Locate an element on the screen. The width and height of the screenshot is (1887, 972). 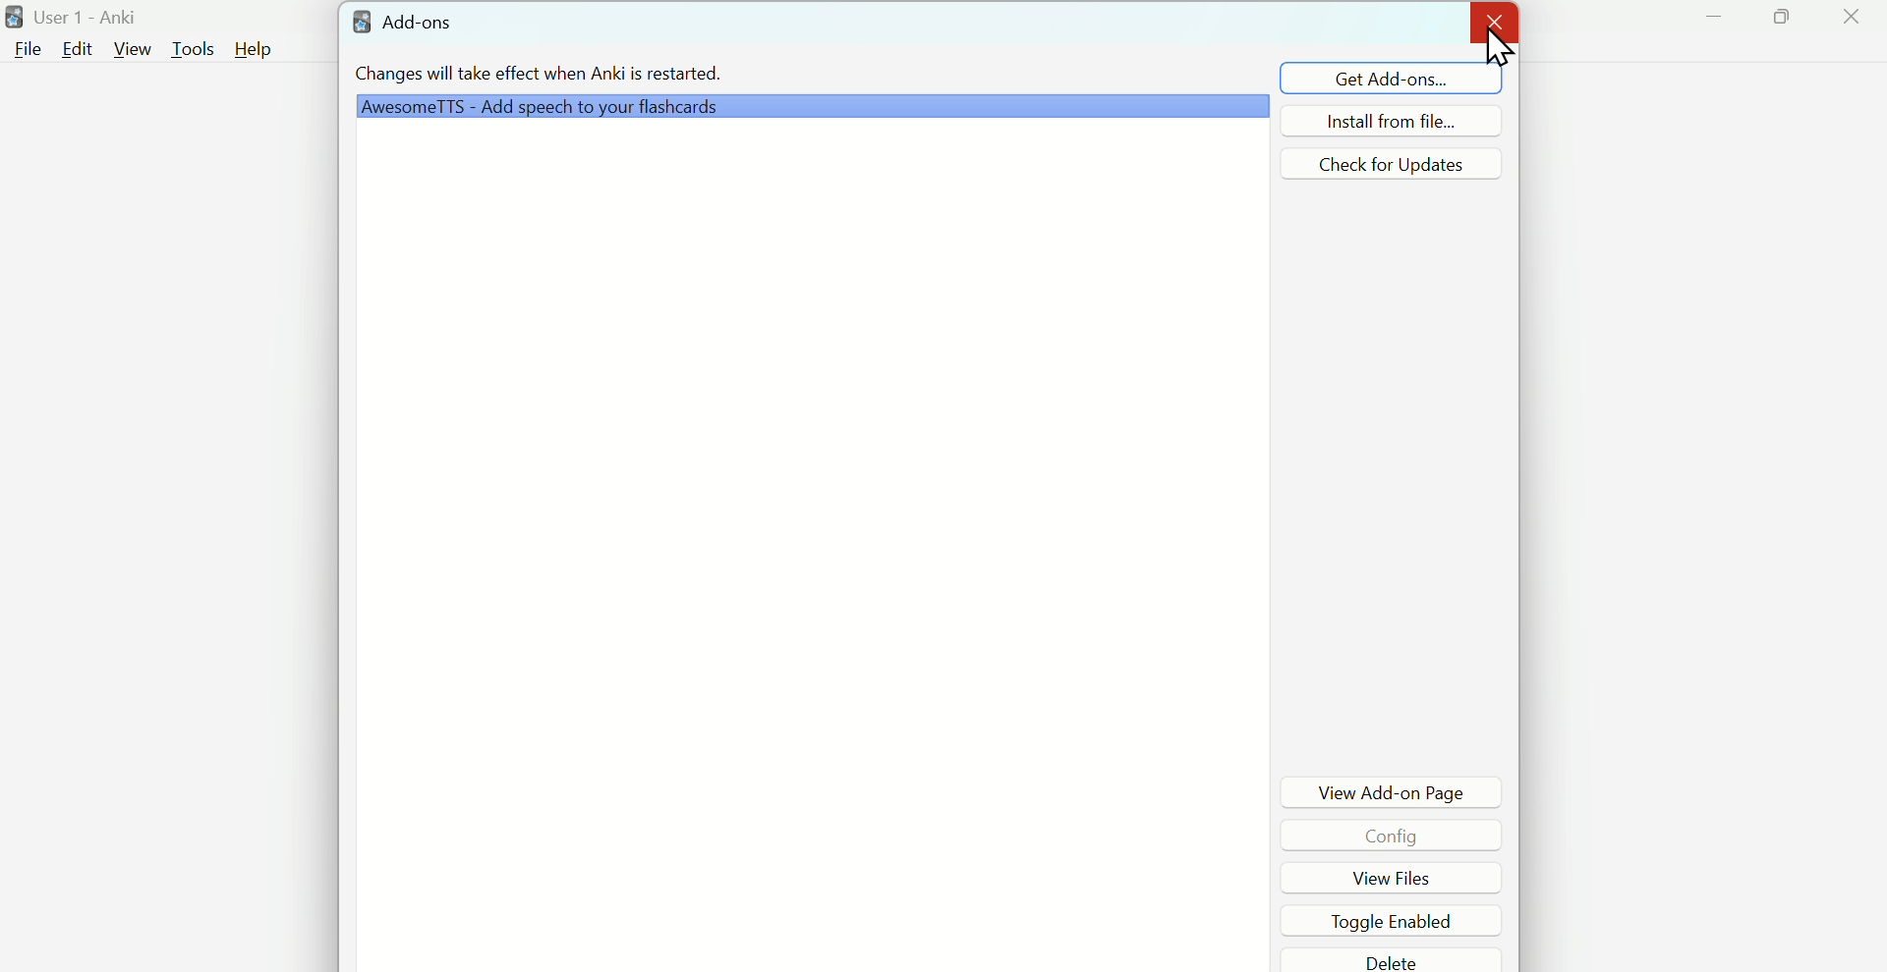
AwesometTTS - Add speech To your f1ashcards is located at coordinates (809, 107).